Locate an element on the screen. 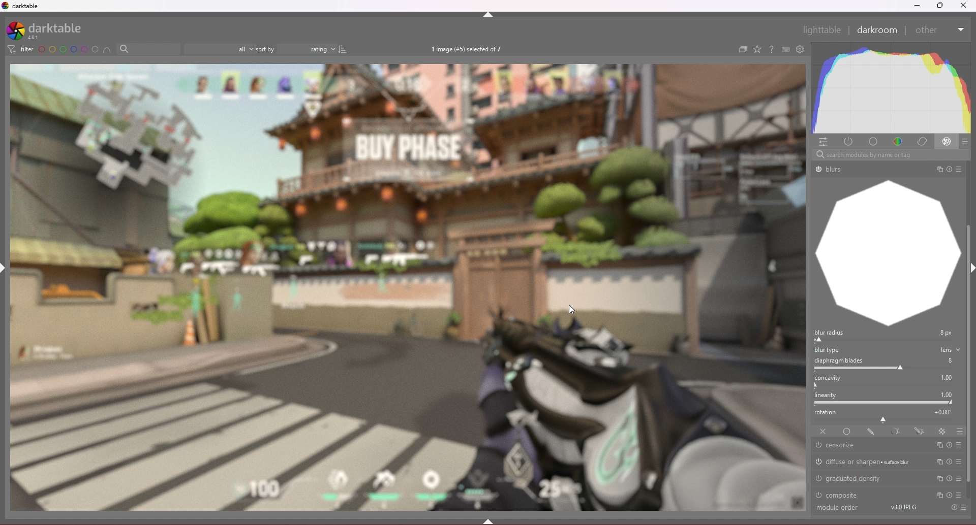  base is located at coordinates (875, 142).